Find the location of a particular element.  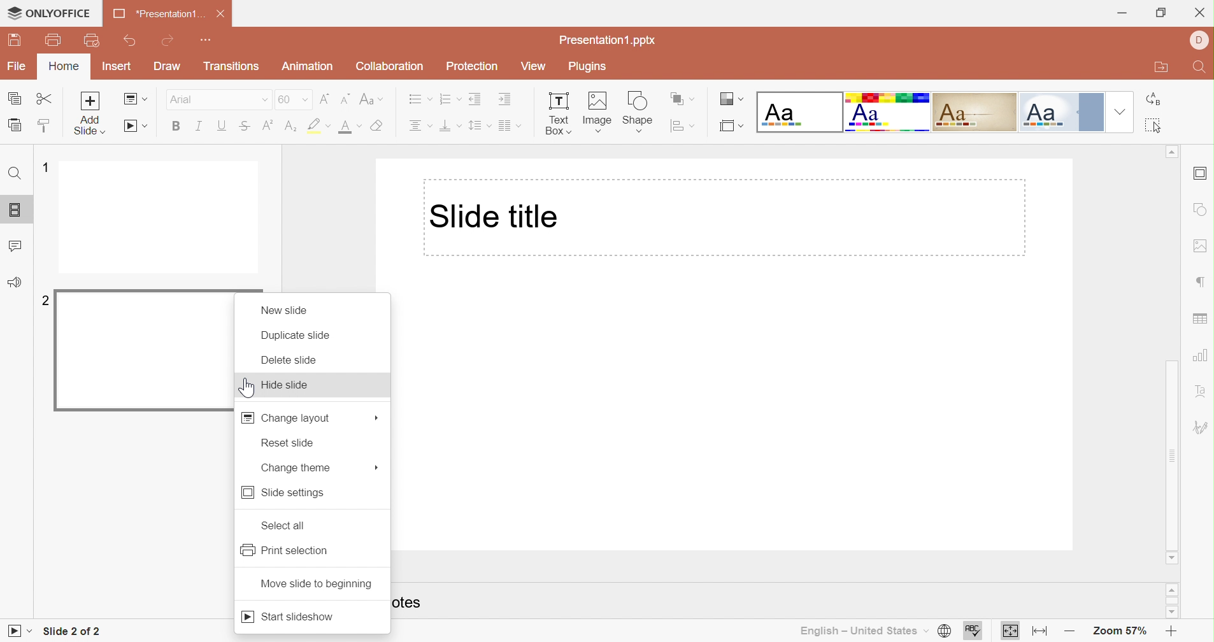

Strikethrough is located at coordinates (245, 127).